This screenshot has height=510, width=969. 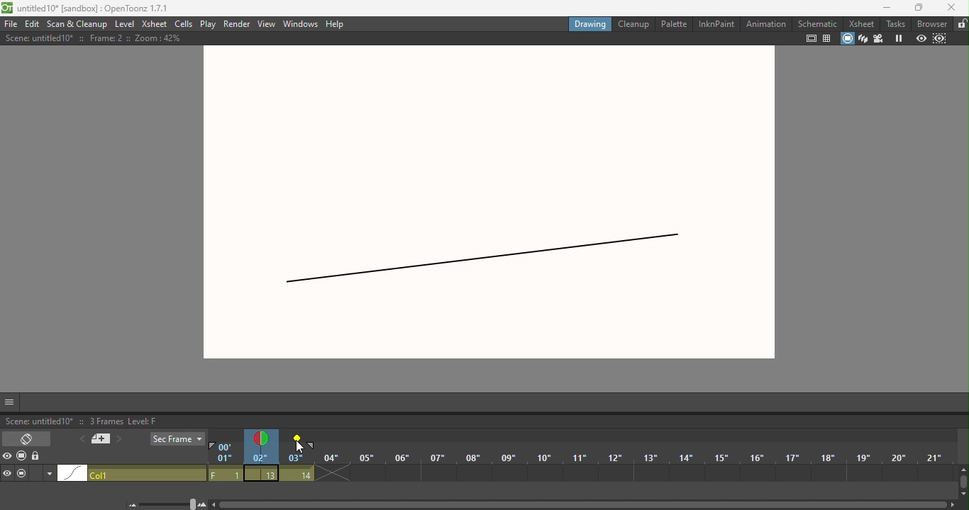 What do you see at coordinates (301, 22) in the screenshot?
I see `Windows` at bounding box center [301, 22].